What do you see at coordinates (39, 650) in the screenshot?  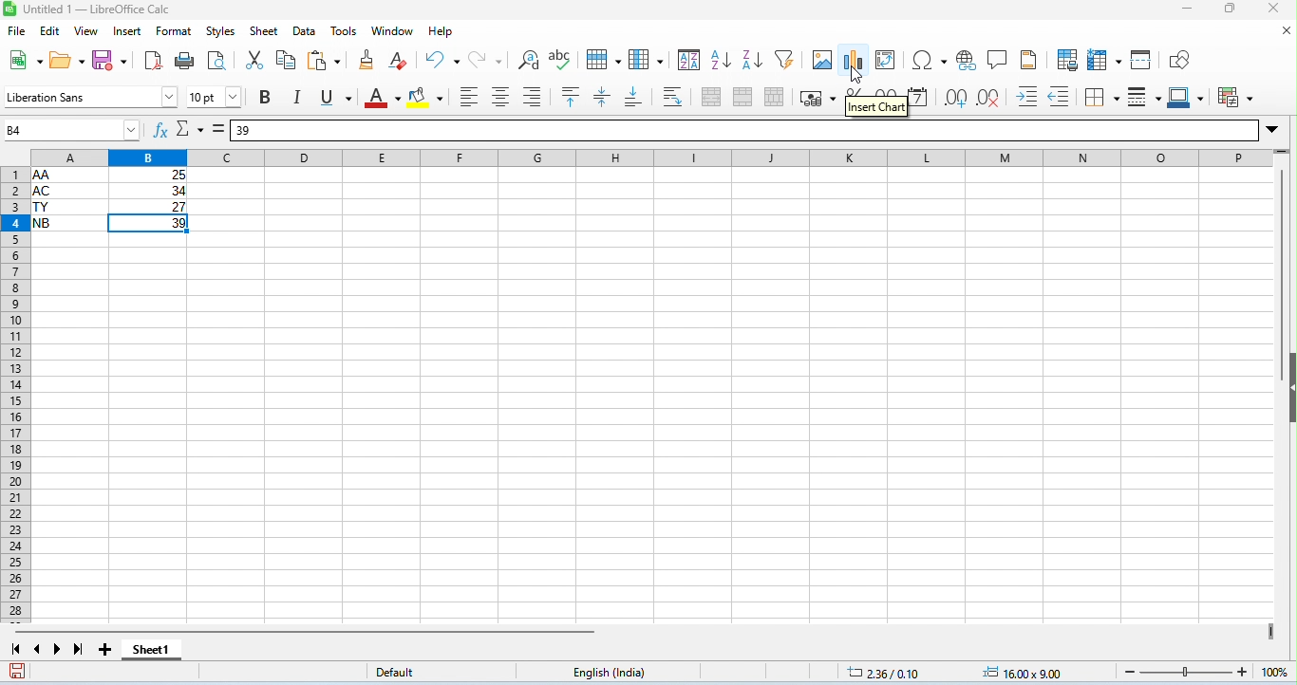 I see `previous sheet` at bounding box center [39, 650].